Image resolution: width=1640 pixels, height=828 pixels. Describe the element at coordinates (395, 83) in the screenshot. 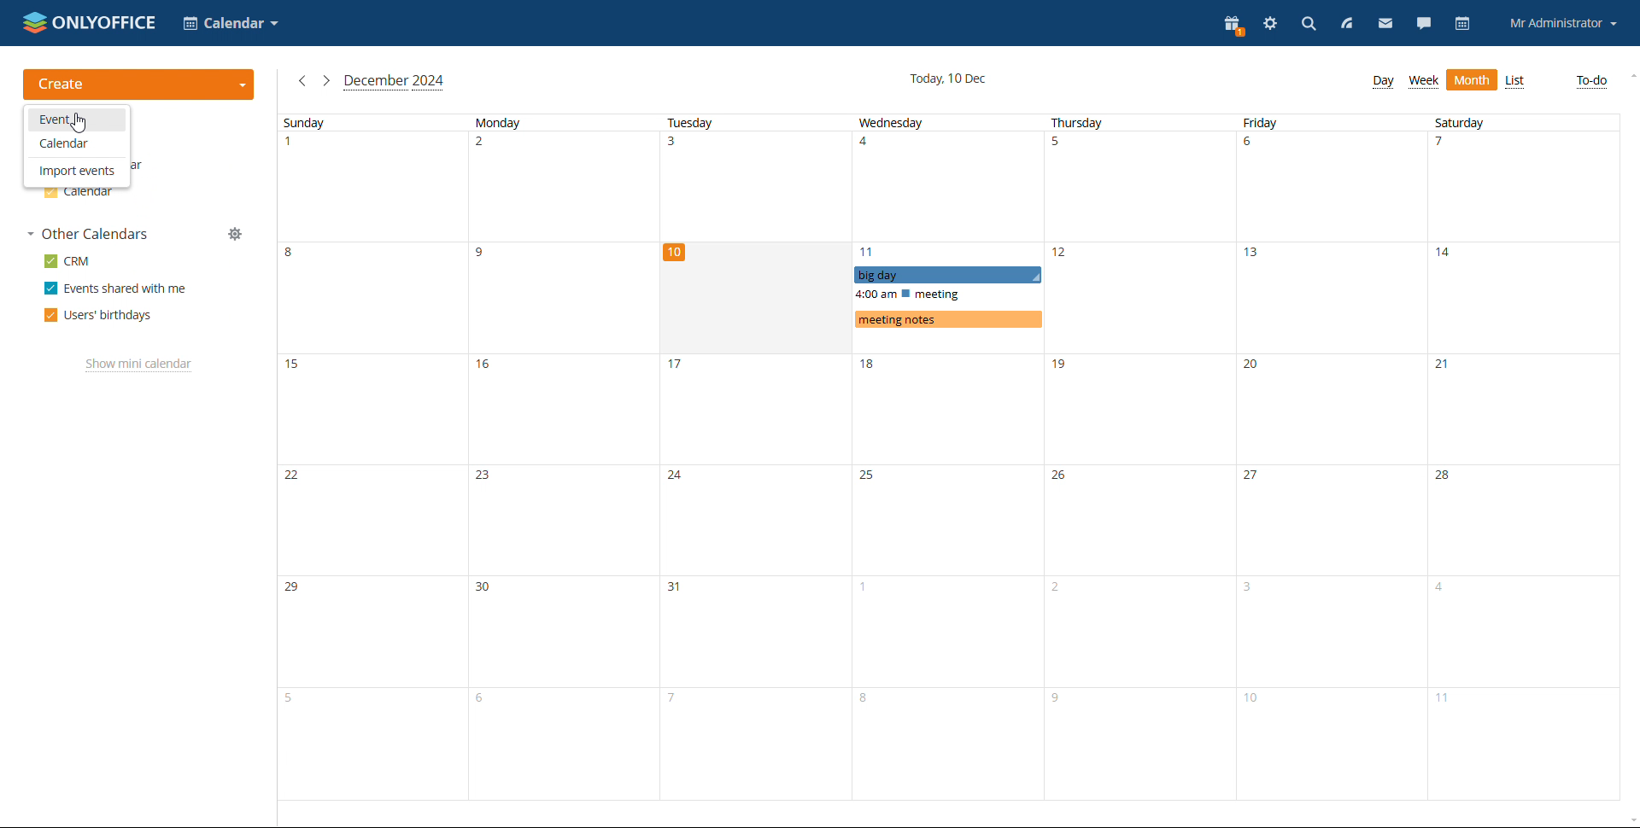

I see `current month` at that location.